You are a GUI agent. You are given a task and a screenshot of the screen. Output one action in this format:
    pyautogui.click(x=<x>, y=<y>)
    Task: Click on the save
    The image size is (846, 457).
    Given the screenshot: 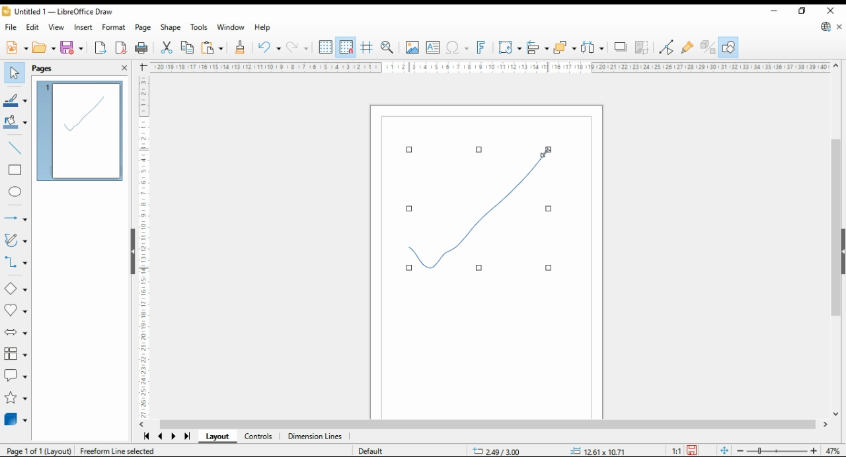 What is the action you would take?
    pyautogui.click(x=73, y=48)
    